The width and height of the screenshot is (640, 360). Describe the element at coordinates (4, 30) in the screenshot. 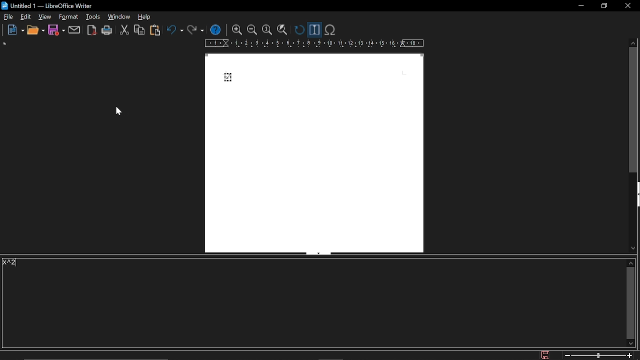

I see `` at that location.